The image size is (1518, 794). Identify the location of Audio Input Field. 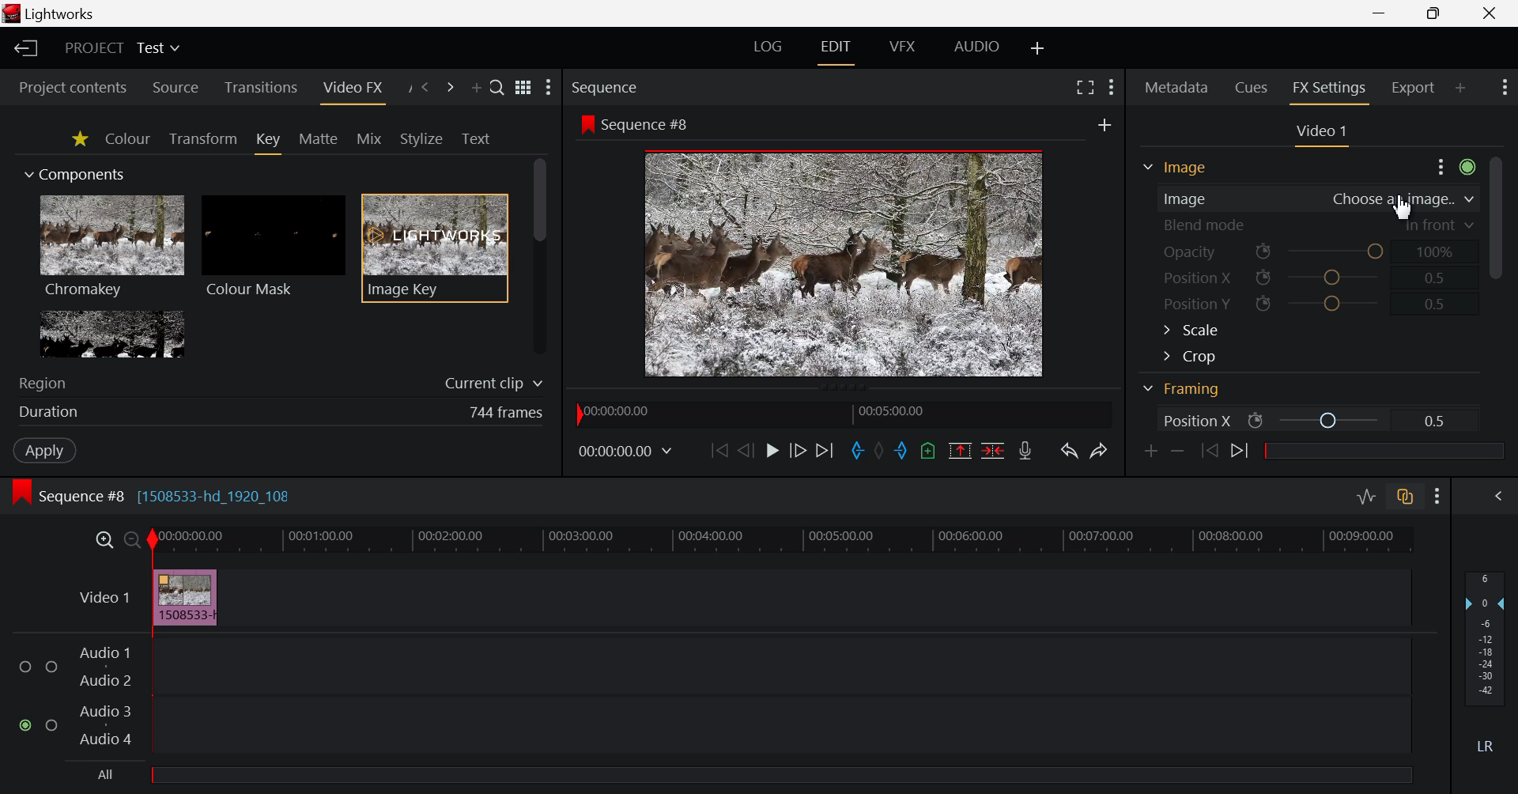
(780, 694).